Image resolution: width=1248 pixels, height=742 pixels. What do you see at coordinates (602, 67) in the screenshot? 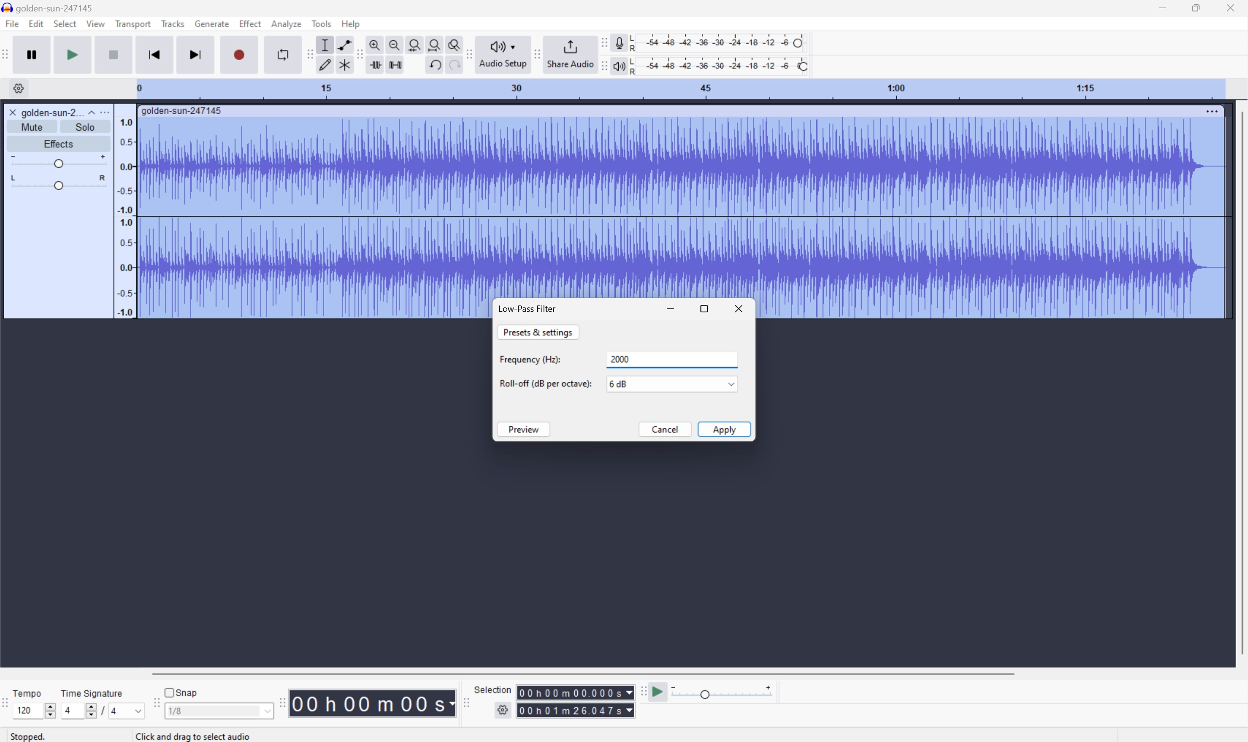
I see `Audacity playback meter toolbar` at bounding box center [602, 67].